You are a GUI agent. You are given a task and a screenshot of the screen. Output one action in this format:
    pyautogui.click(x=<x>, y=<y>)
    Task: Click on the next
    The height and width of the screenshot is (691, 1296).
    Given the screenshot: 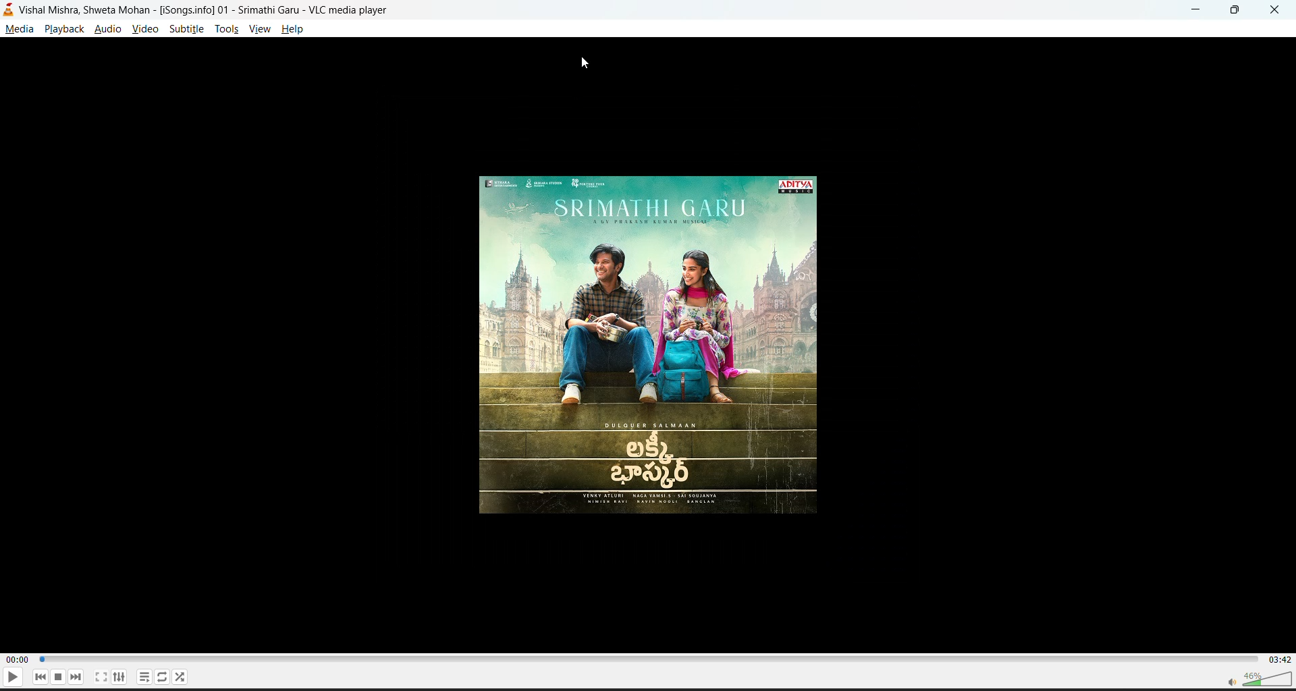 What is the action you would take?
    pyautogui.click(x=74, y=678)
    